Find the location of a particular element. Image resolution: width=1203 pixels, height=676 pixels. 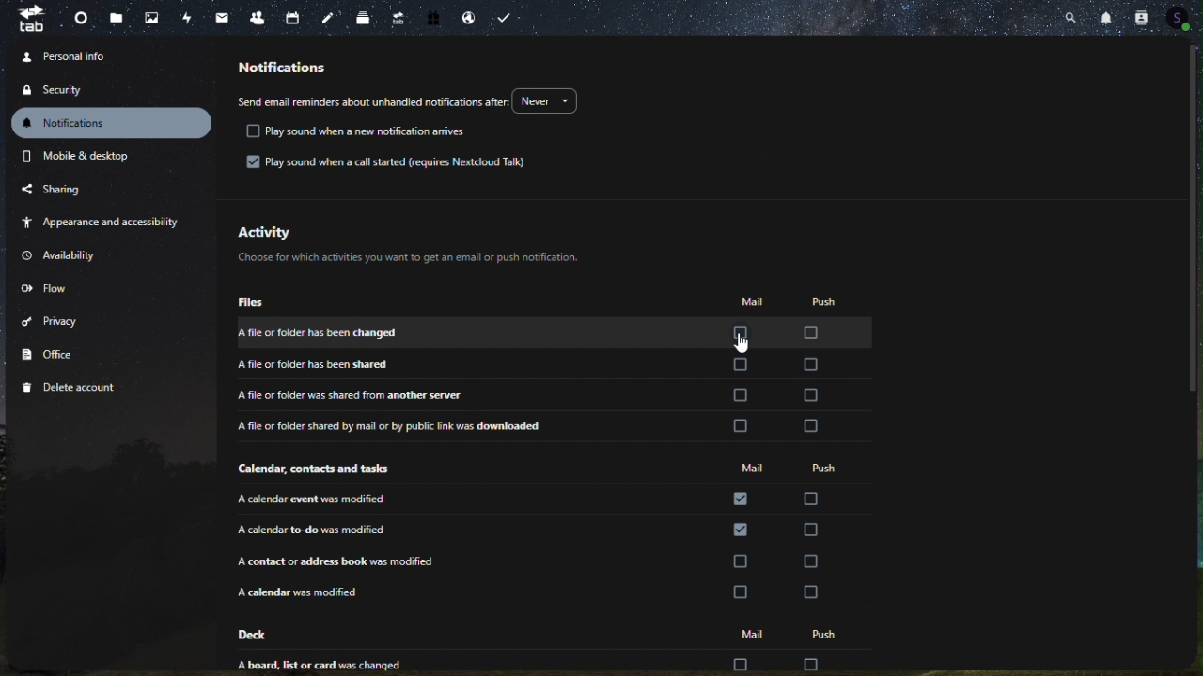

Check box is located at coordinates (811, 332).